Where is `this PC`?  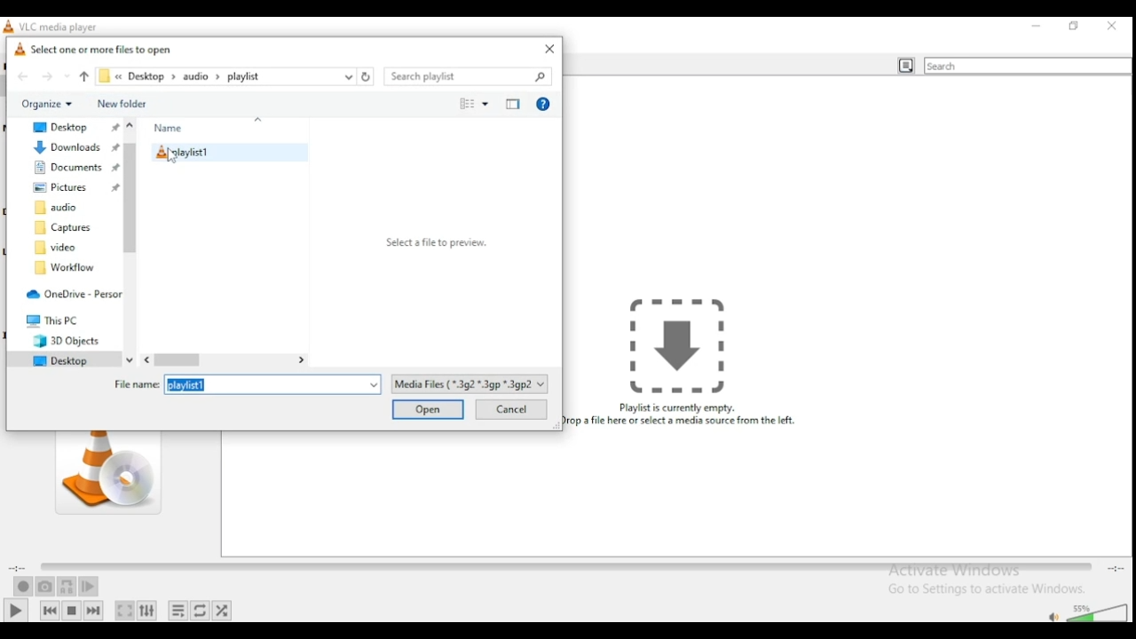 this PC is located at coordinates (55, 320).